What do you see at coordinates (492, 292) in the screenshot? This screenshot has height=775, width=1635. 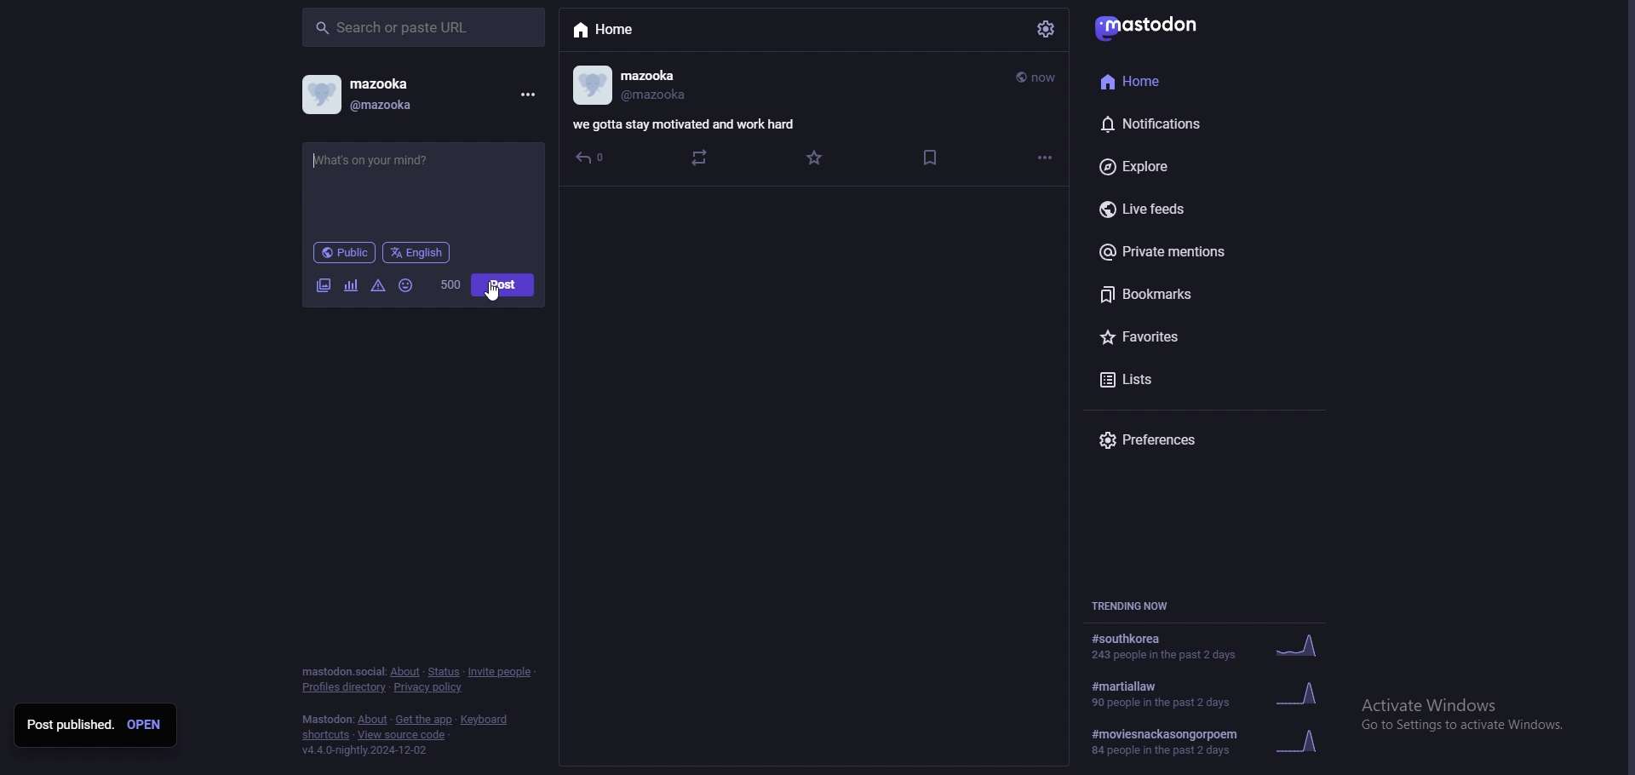 I see `cursor` at bounding box center [492, 292].